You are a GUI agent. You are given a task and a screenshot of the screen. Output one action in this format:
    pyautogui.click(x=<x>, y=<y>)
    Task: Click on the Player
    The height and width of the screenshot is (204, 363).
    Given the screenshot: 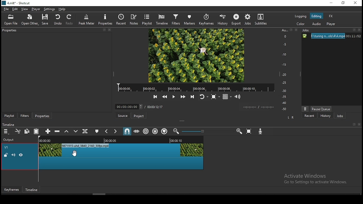 What is the action you would take?
    pyautogui.click(x=196, y=88)
    